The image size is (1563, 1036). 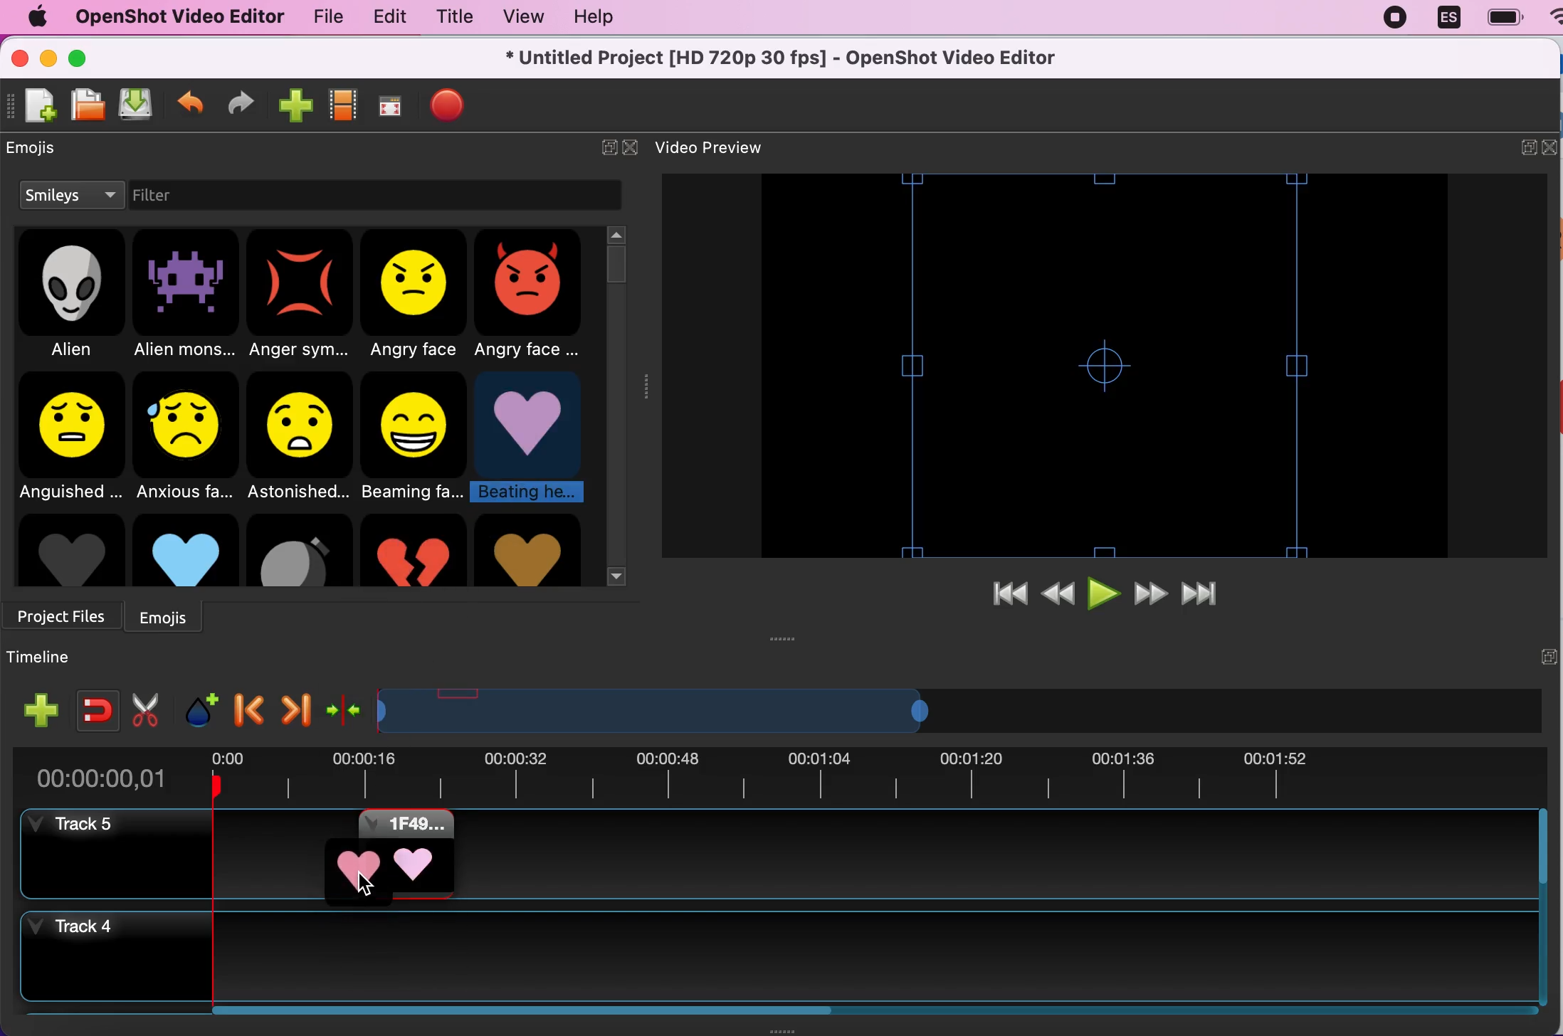 What do you see at coordinates (448, 17) in the screenshot?
I see `title` at bounding box center [448, 17].